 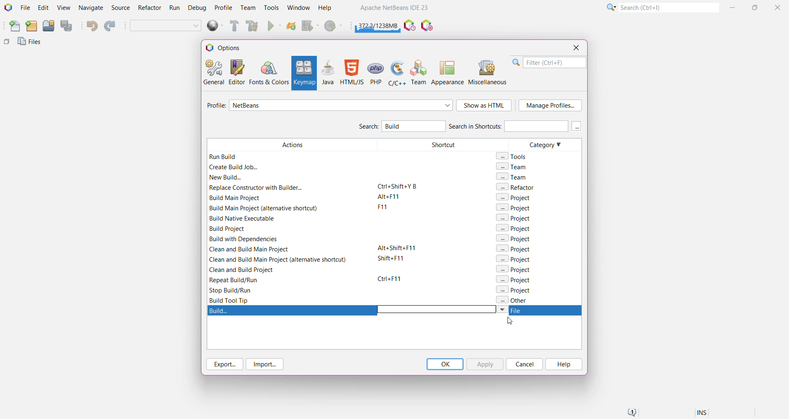 I want to click on Miscellaneous, so click(x=489, y=72).